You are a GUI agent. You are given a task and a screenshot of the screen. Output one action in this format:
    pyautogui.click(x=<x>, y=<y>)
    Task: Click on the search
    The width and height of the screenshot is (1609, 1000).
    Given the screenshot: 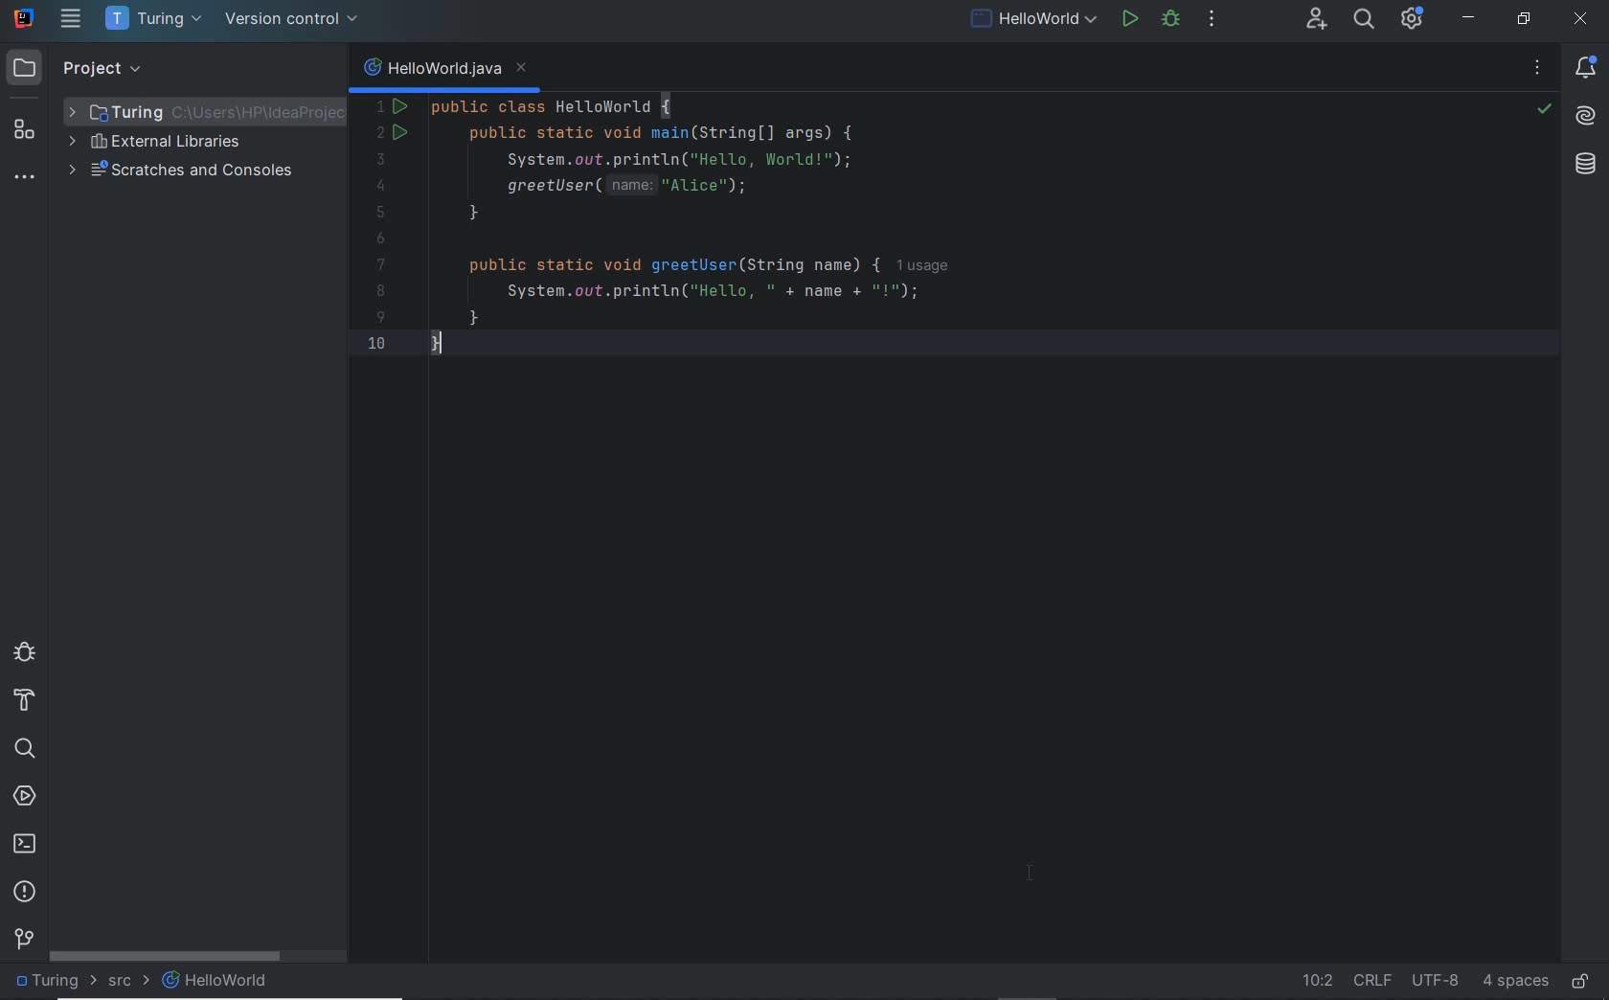 What is the action you would take?
    pyautogui.click(x=24, y=749)
    